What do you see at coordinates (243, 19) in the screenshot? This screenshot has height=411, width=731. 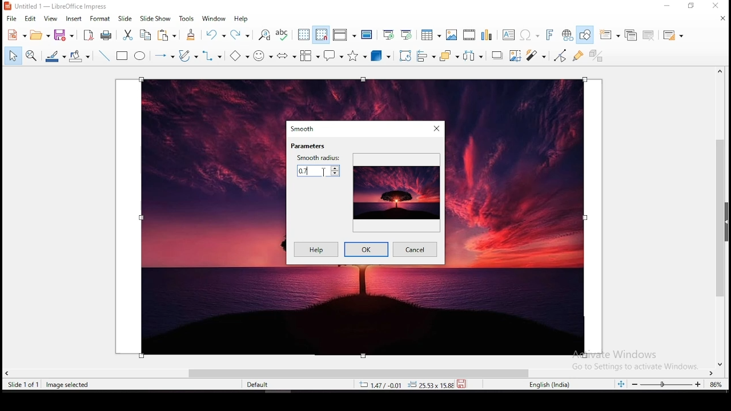 I see `help` at bounding box center [243, 19].